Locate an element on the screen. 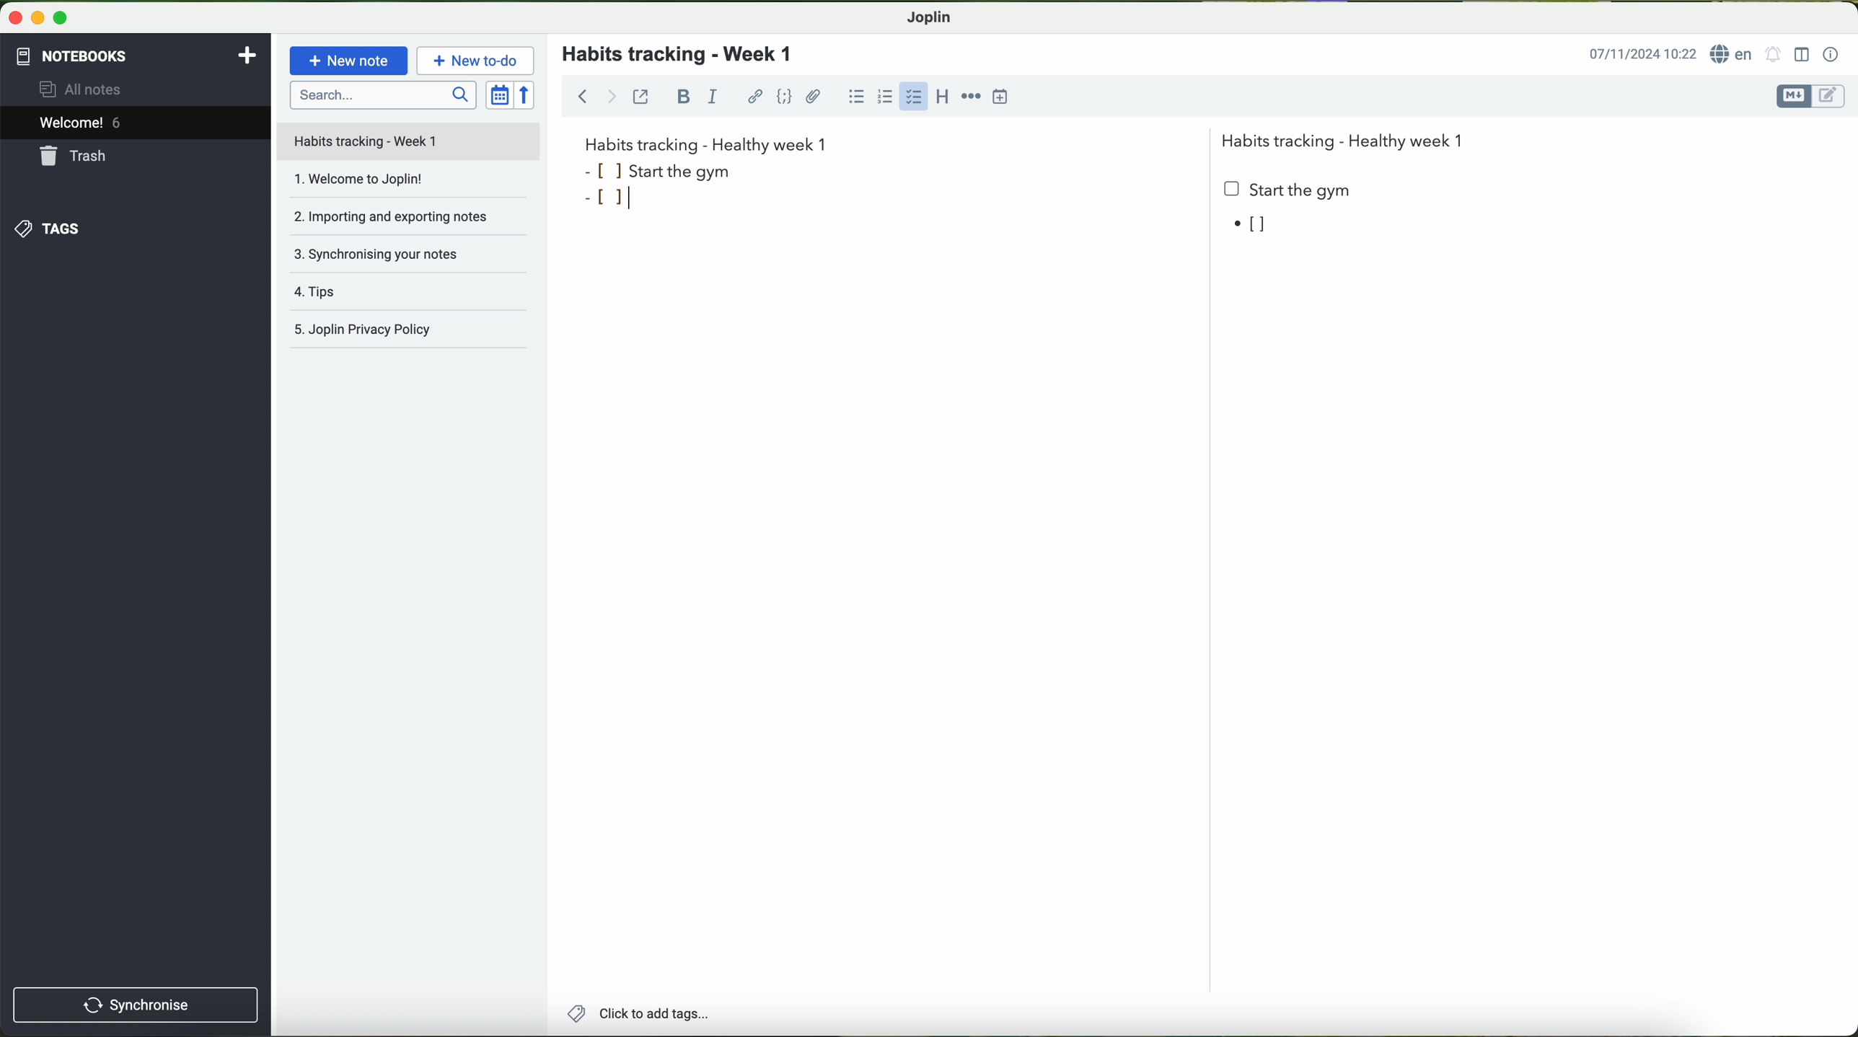 The width and height of the screenshot is (1858, 1037). welcome to Joplin is located at coordinates (407, 185).